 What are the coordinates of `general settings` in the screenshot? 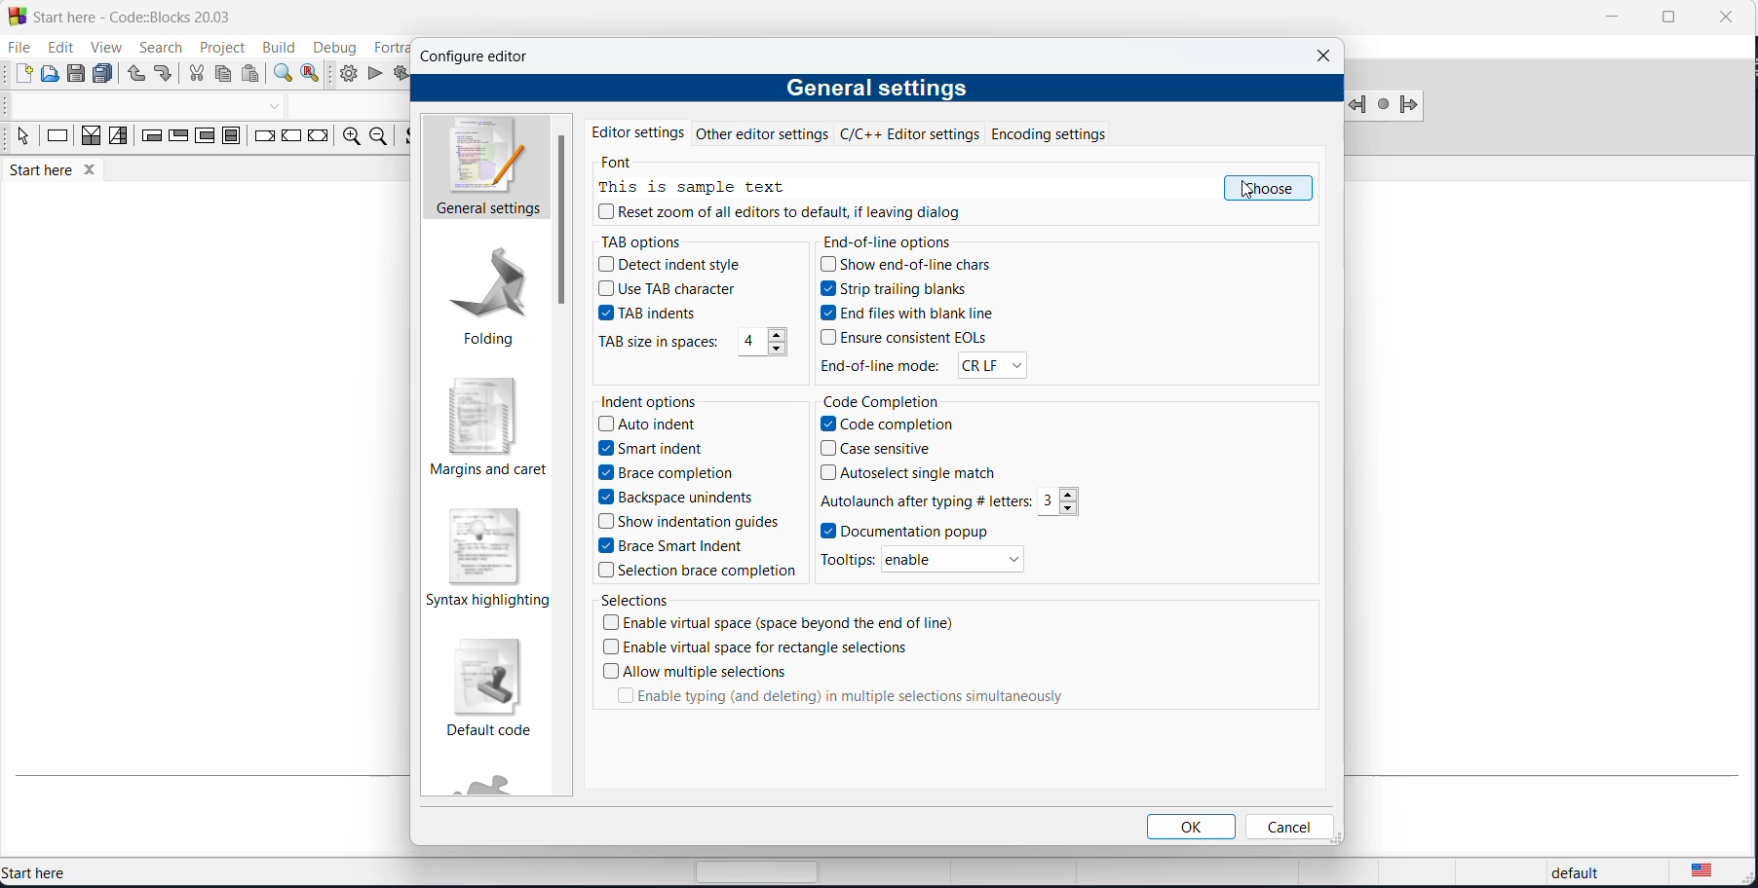 It's located at (485, 168).